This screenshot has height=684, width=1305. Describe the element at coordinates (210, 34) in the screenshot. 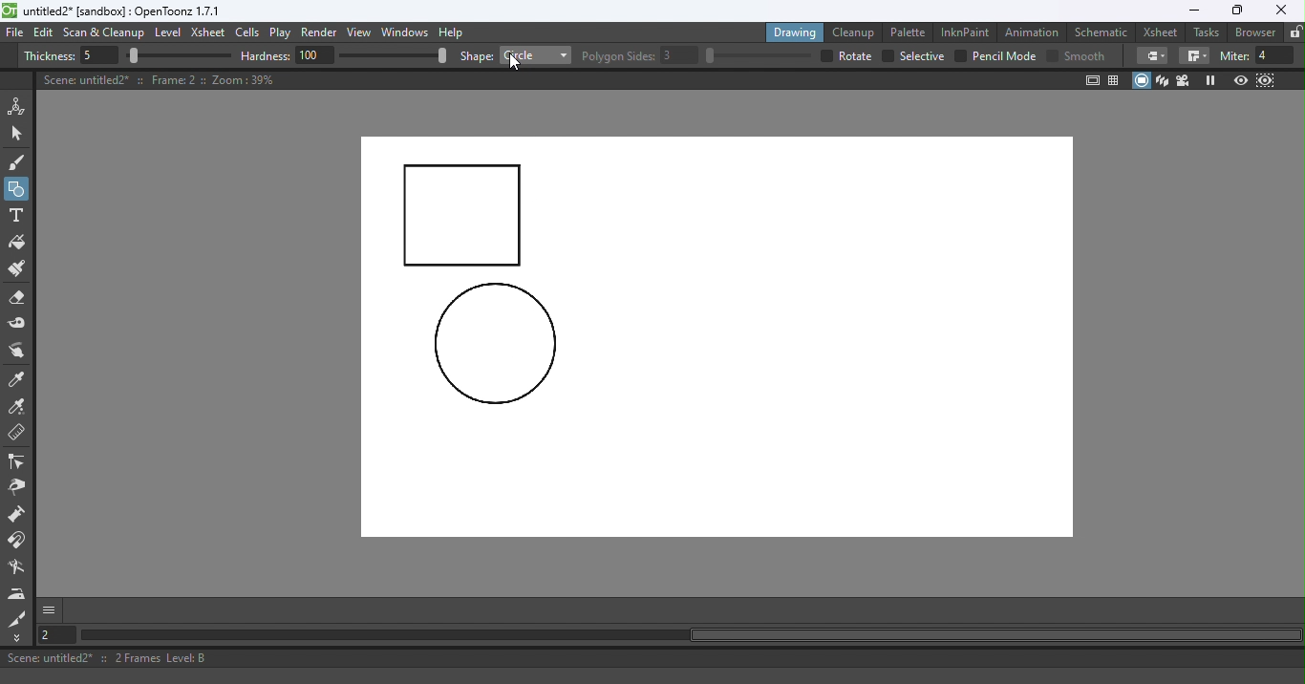

I see `Xsheet` at that location.